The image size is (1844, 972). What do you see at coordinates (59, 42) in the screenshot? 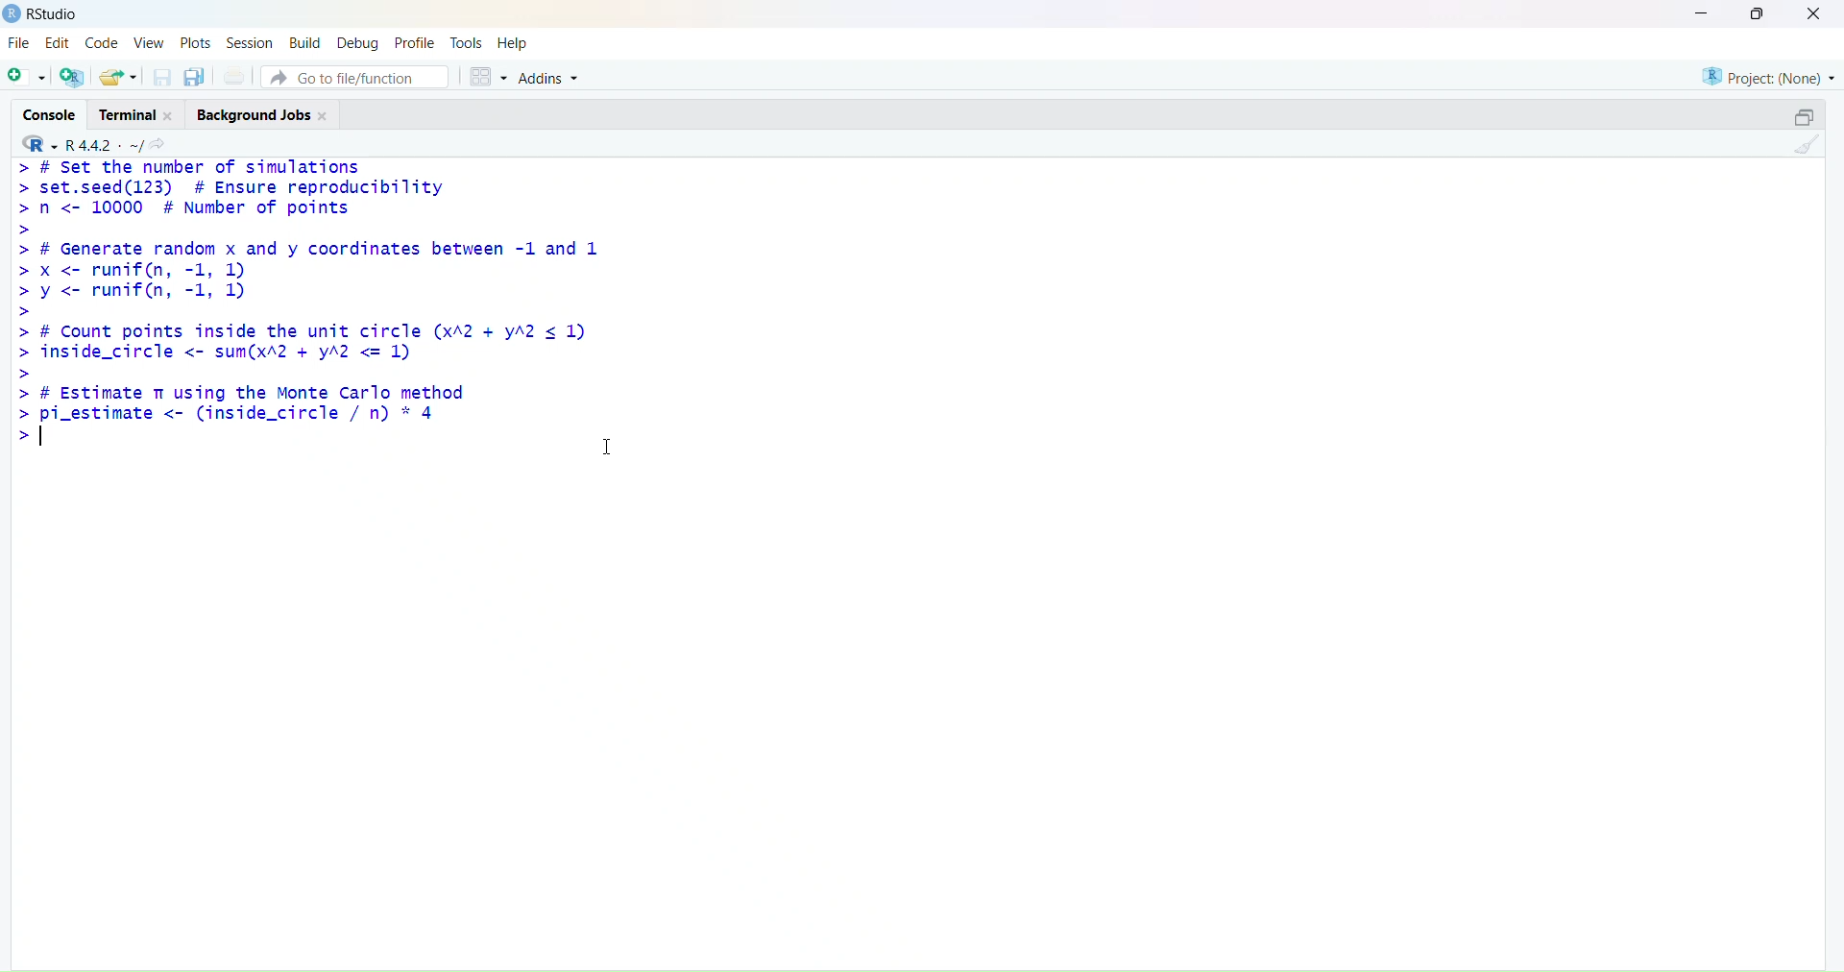
I see `Edit` at bounding box center [59, 42].